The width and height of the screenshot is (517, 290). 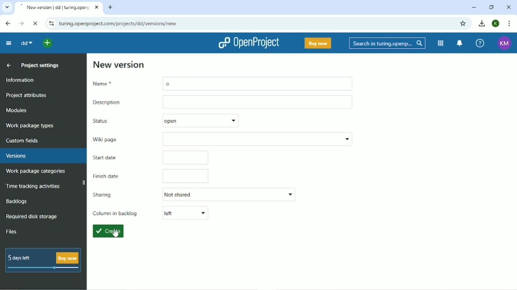 What do you see at coordinates (32, 217) in the screenshot?
I see `Required disk storage` at bounding box center [32, 217].